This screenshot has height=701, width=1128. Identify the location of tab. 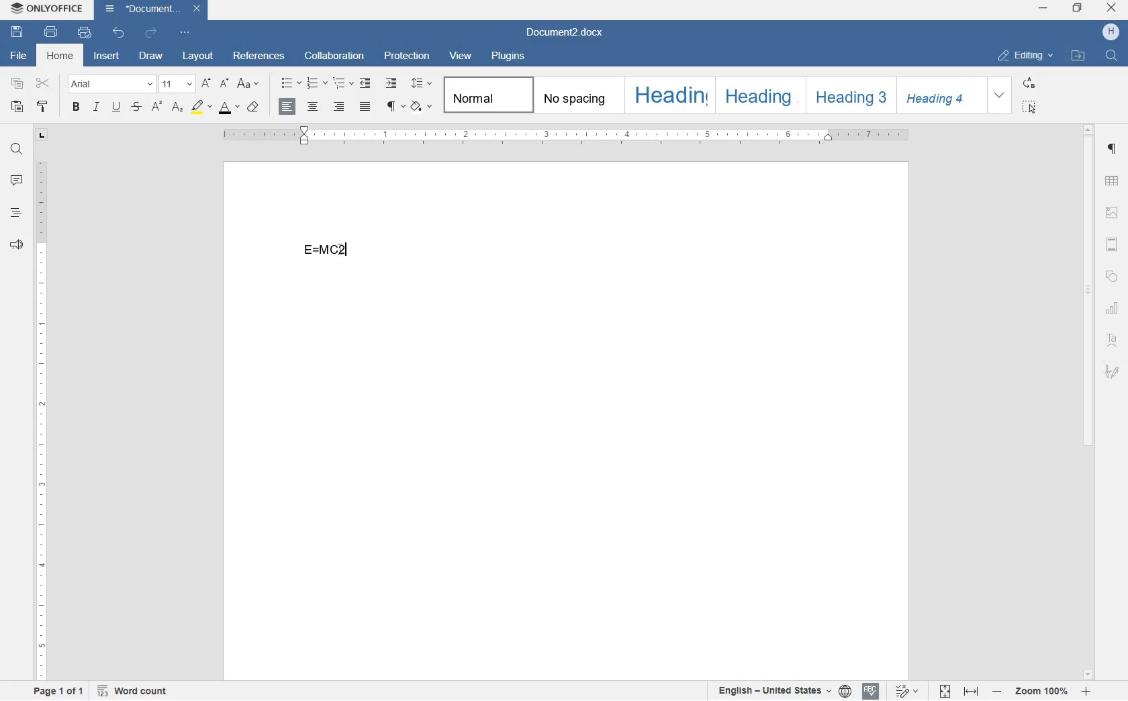
(41, 133).